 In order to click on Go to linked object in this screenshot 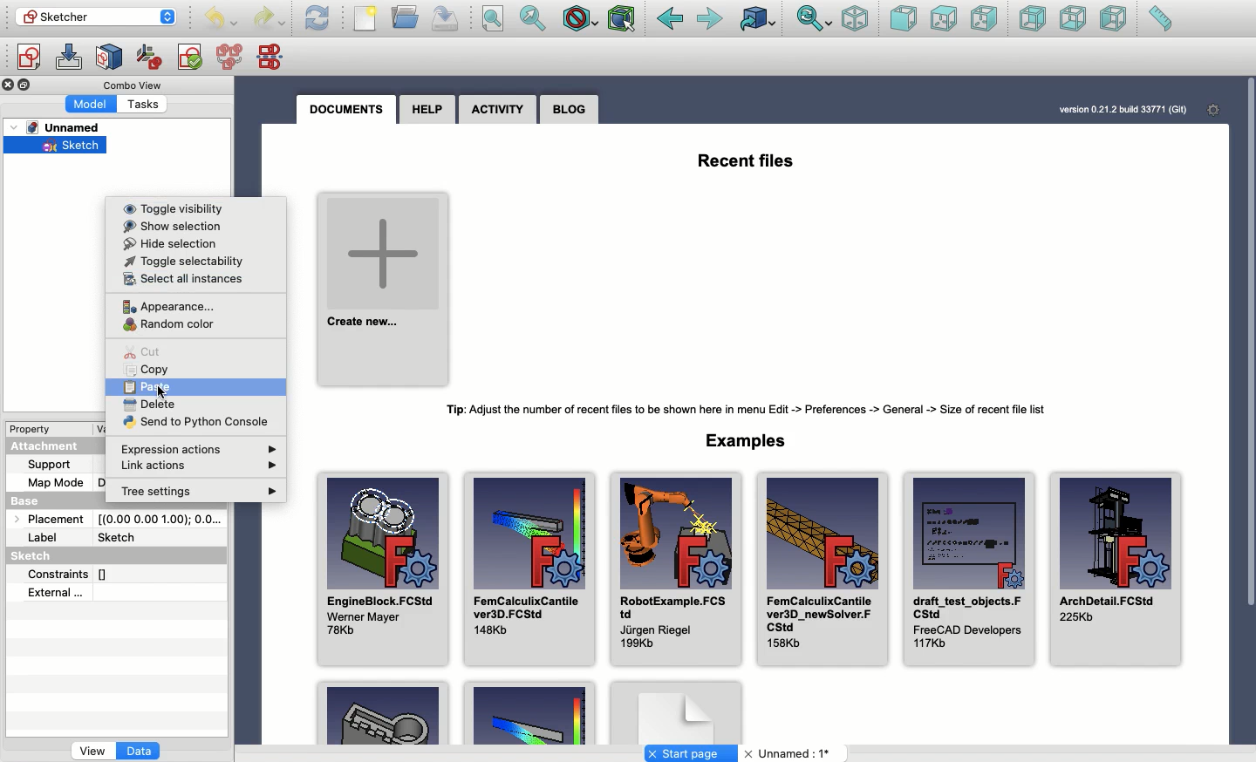, I will do `click(759, 18)`.